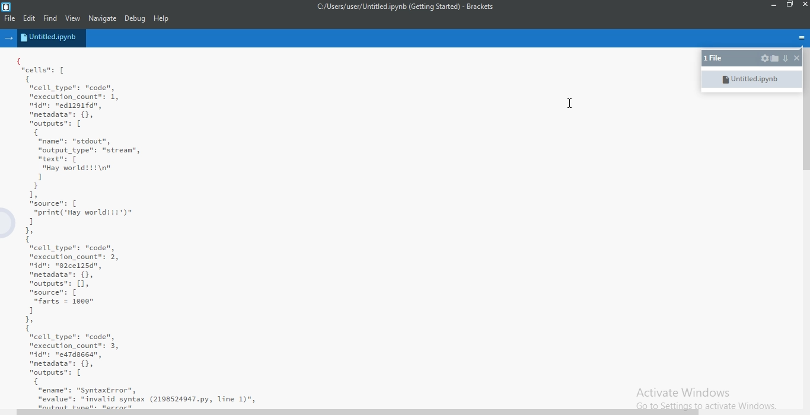 The height and width of the screenshot is (415, 810). Describe the element at coordinates (52, 38) in the screenshot. I see `untitled.ipynb` at that location.